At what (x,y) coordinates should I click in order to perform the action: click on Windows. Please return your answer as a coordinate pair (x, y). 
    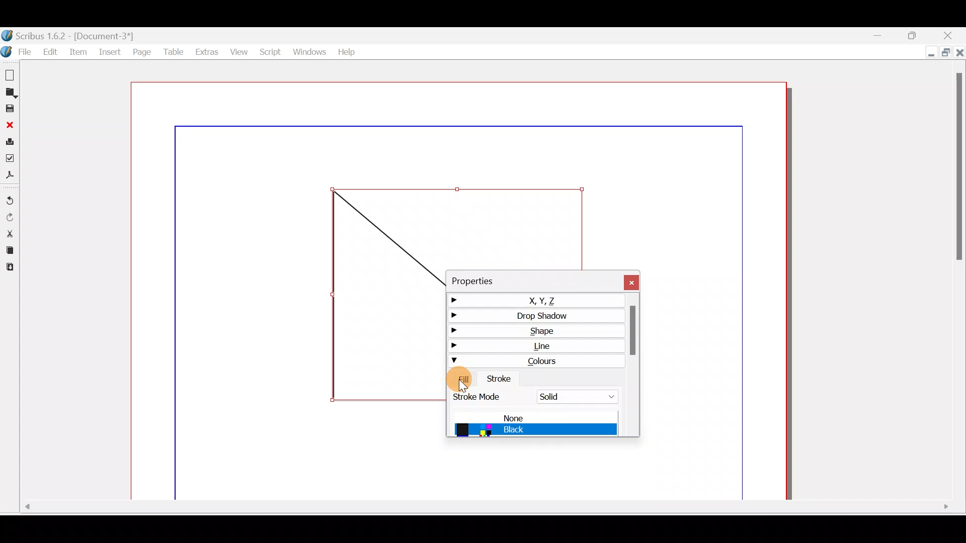
    Looking at the image, I should click on (308, 50).